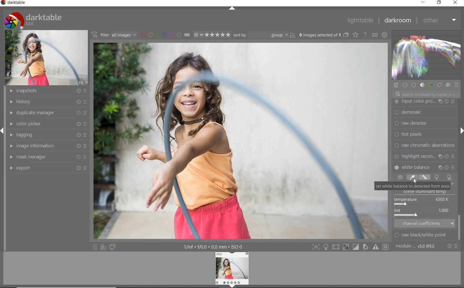 Image resolution: width=464 pixels, height=288 pixels. Describe the element at coordinates (346, 35) in the screenshot. I see `collapse grouped images` at that location.